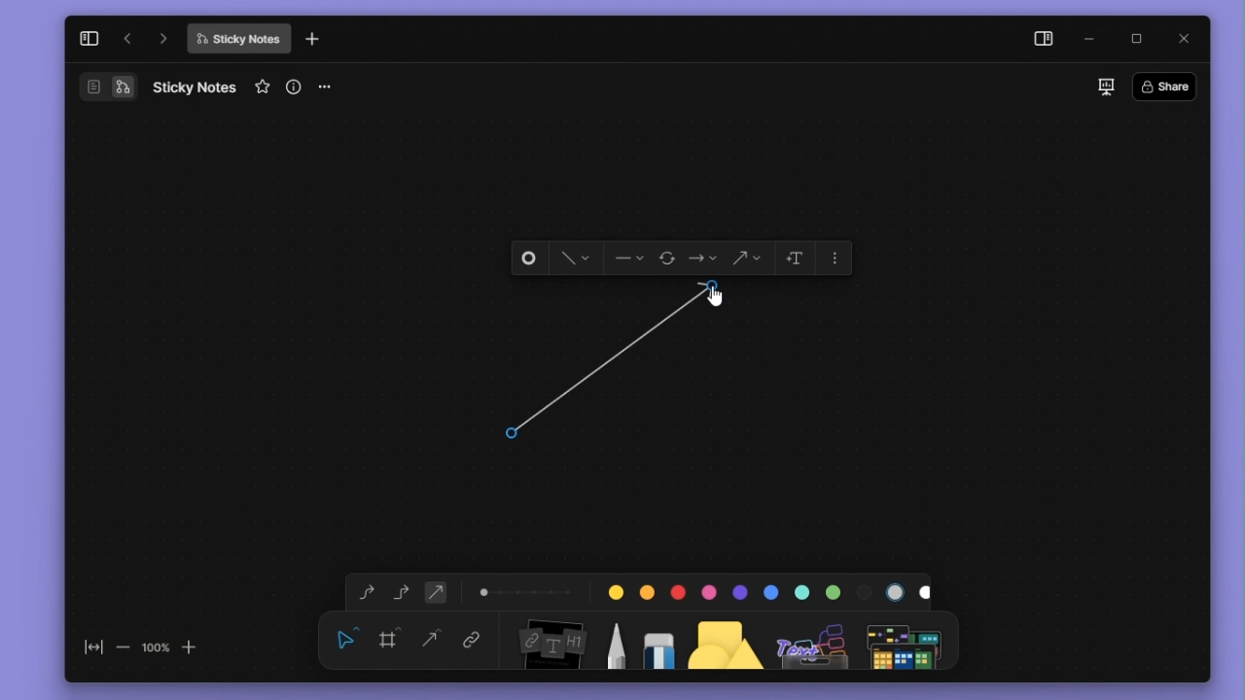 Image resolution: width=1245 pixels, height=700 pixels. I want to click on file name, so click(195, 87).